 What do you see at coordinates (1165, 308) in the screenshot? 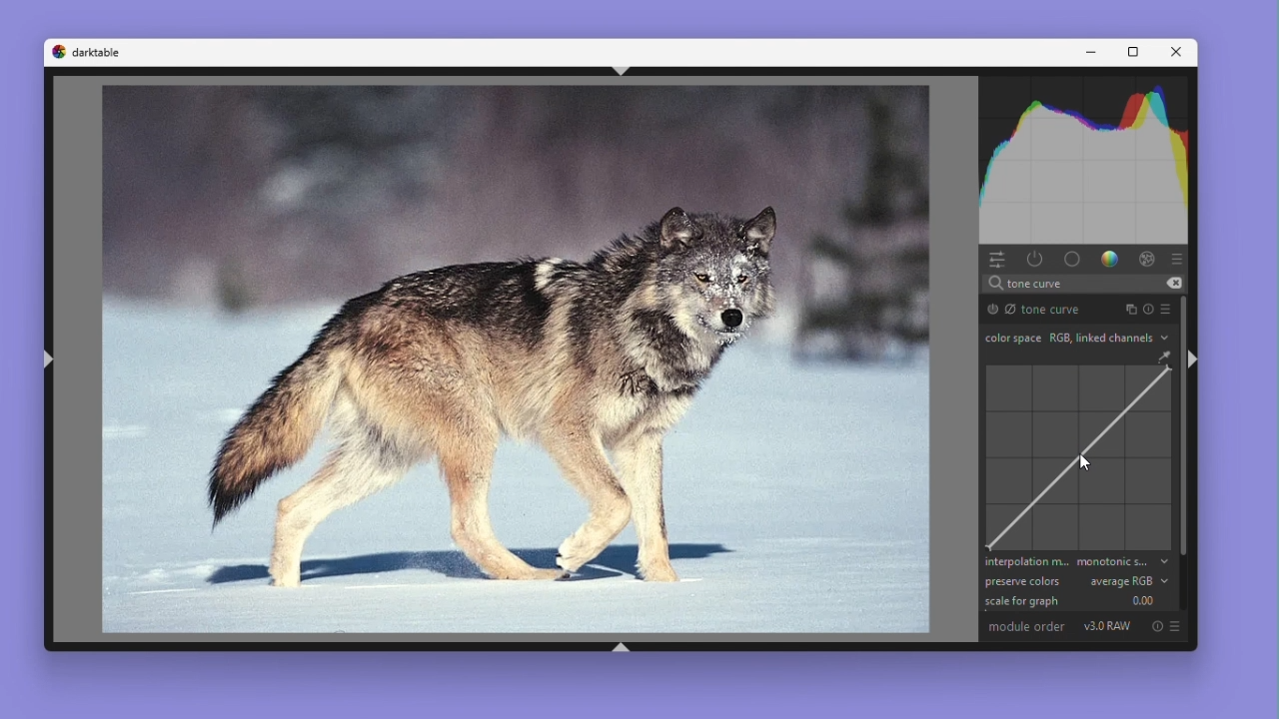
I see `preset` at bounding box center [1165, 308].